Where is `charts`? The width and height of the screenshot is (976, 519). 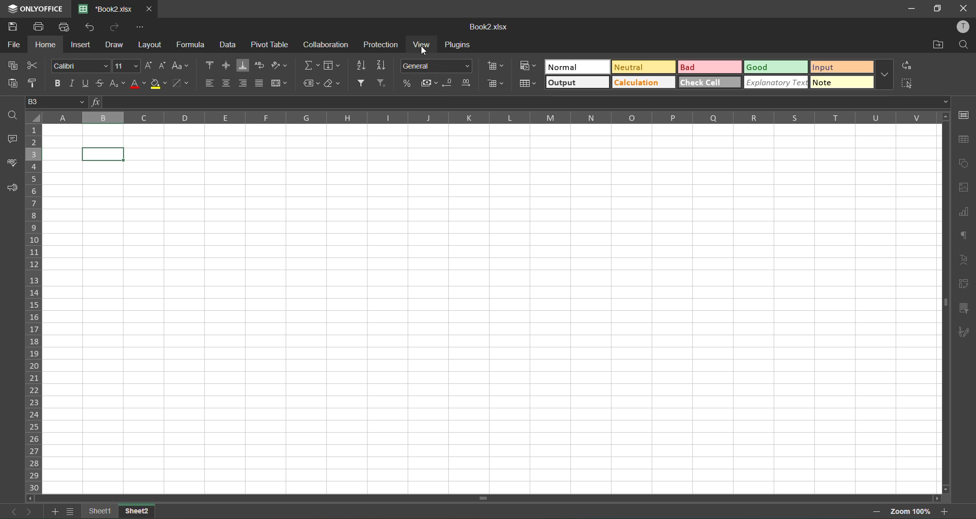 charts is located at coordinates (963, 215).